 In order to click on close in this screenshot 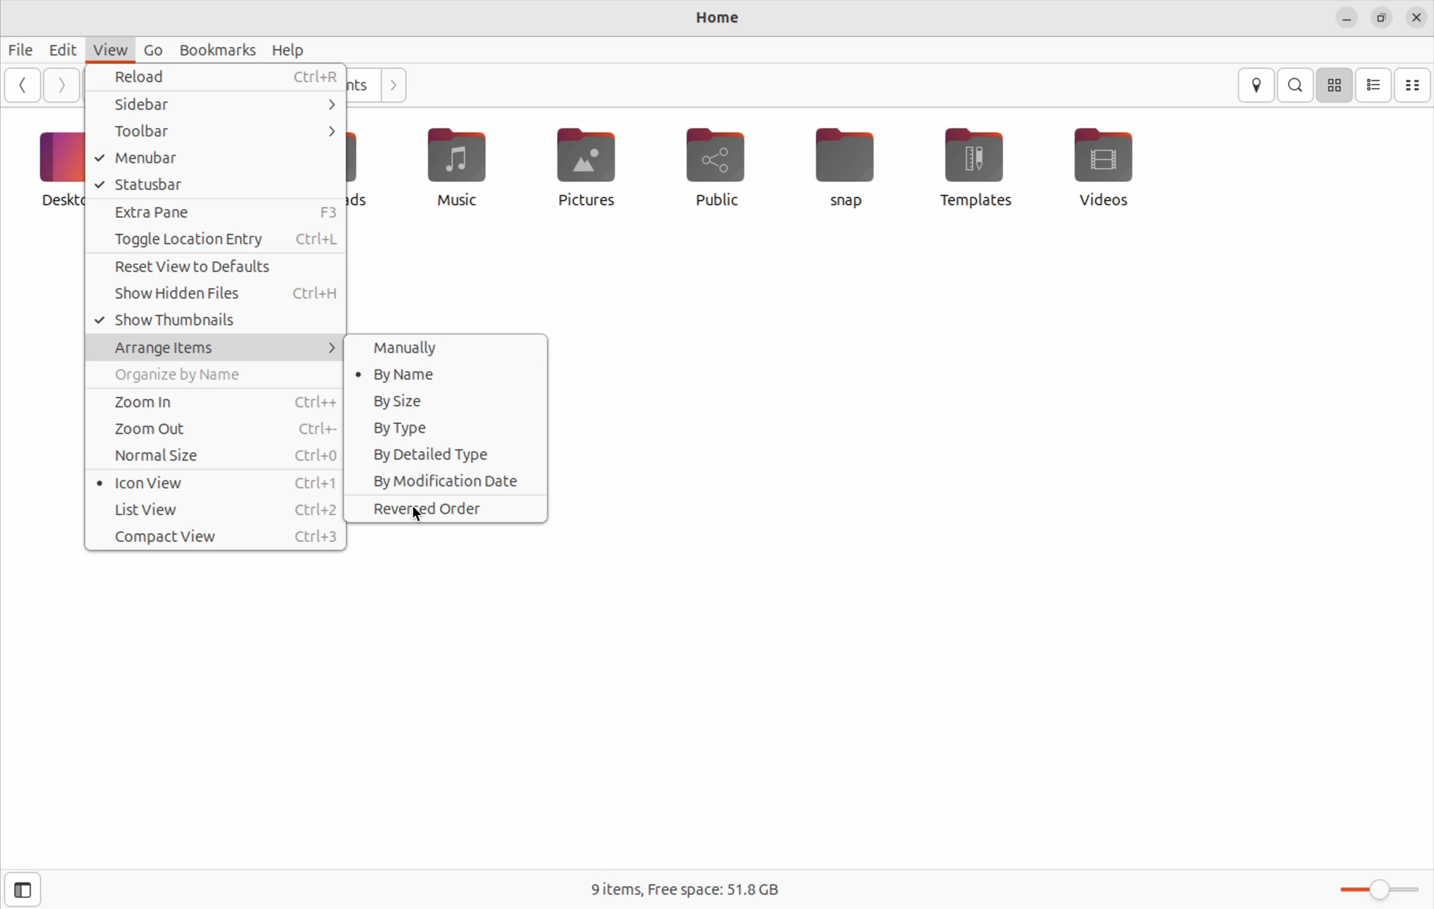, I will do `click(1417, 17)`.